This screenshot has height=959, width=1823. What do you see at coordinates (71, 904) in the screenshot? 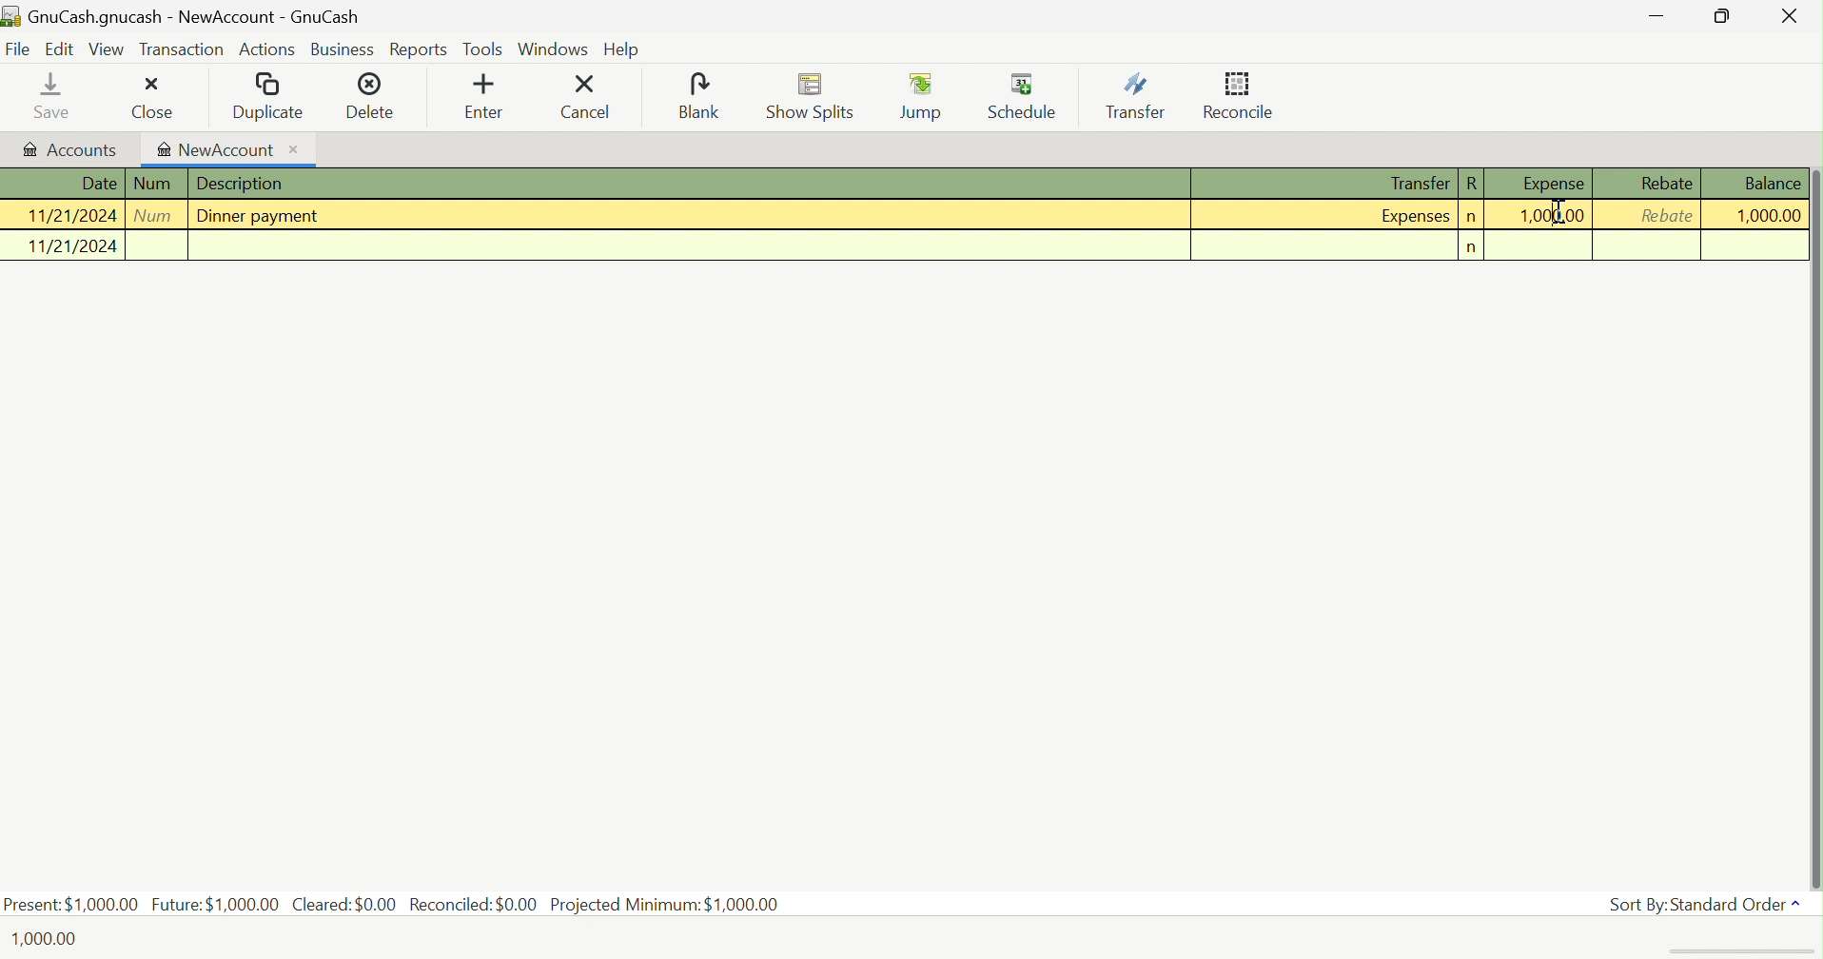
I see `Present: $1,000.00` at bounding box center [71, 904].